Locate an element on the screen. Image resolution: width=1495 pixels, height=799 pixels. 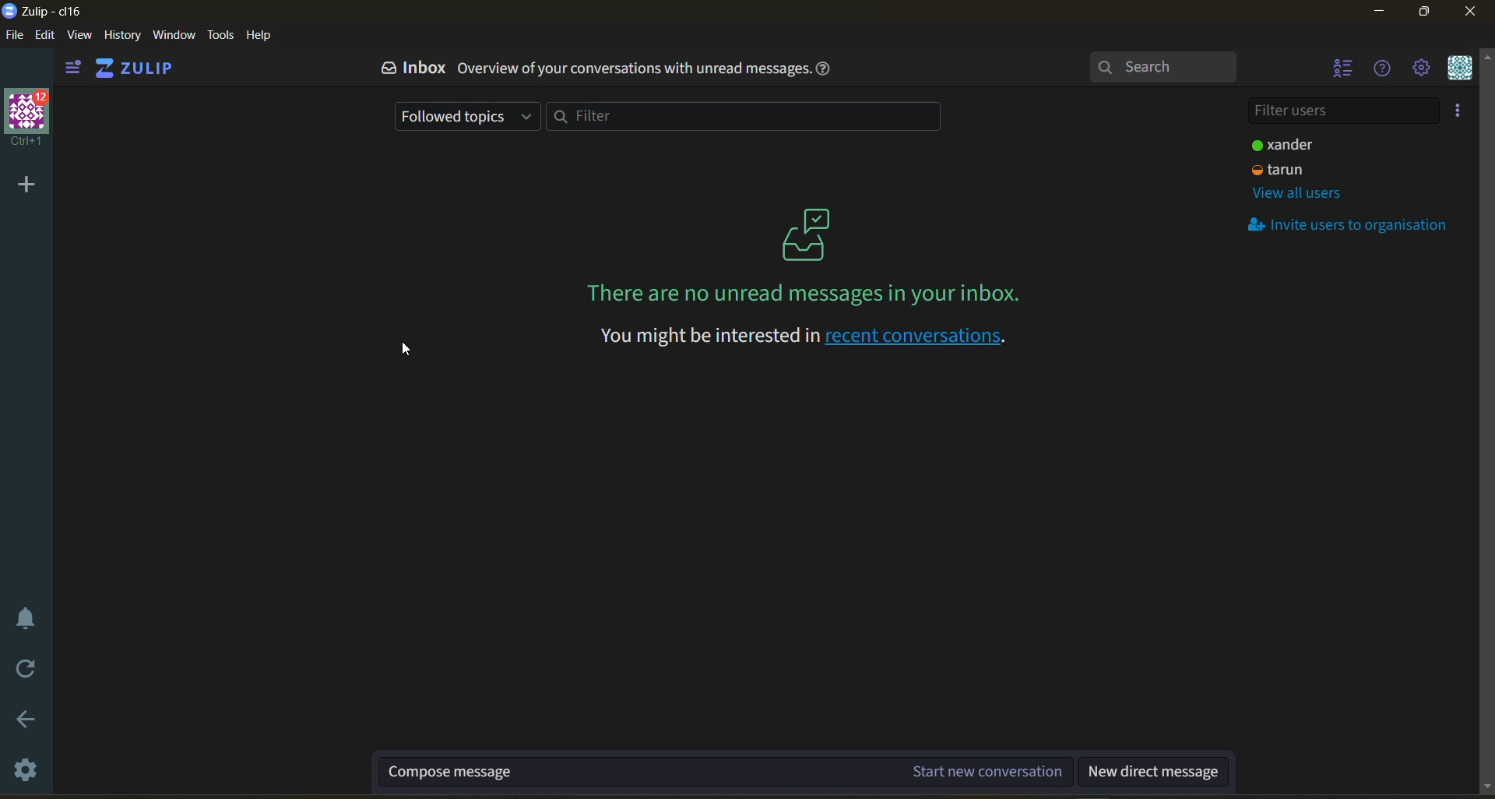
invite users to organisation is located at coordinates (1350, 227).